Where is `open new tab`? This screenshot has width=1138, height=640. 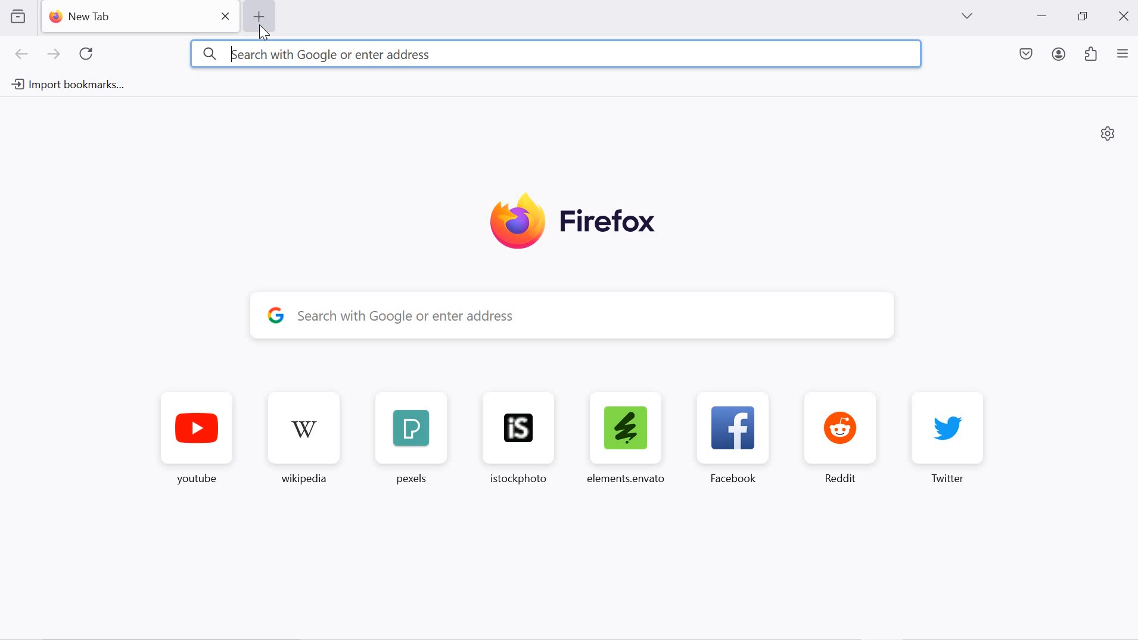 open new tab is located at coordinates (258, 16).